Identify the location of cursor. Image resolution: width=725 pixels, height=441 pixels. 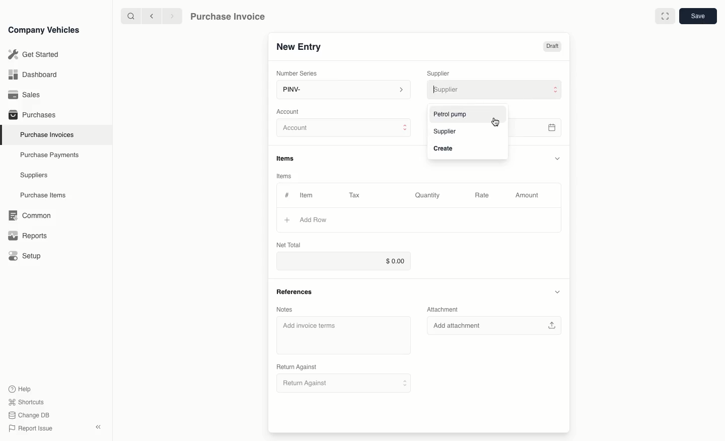
(496, 123).